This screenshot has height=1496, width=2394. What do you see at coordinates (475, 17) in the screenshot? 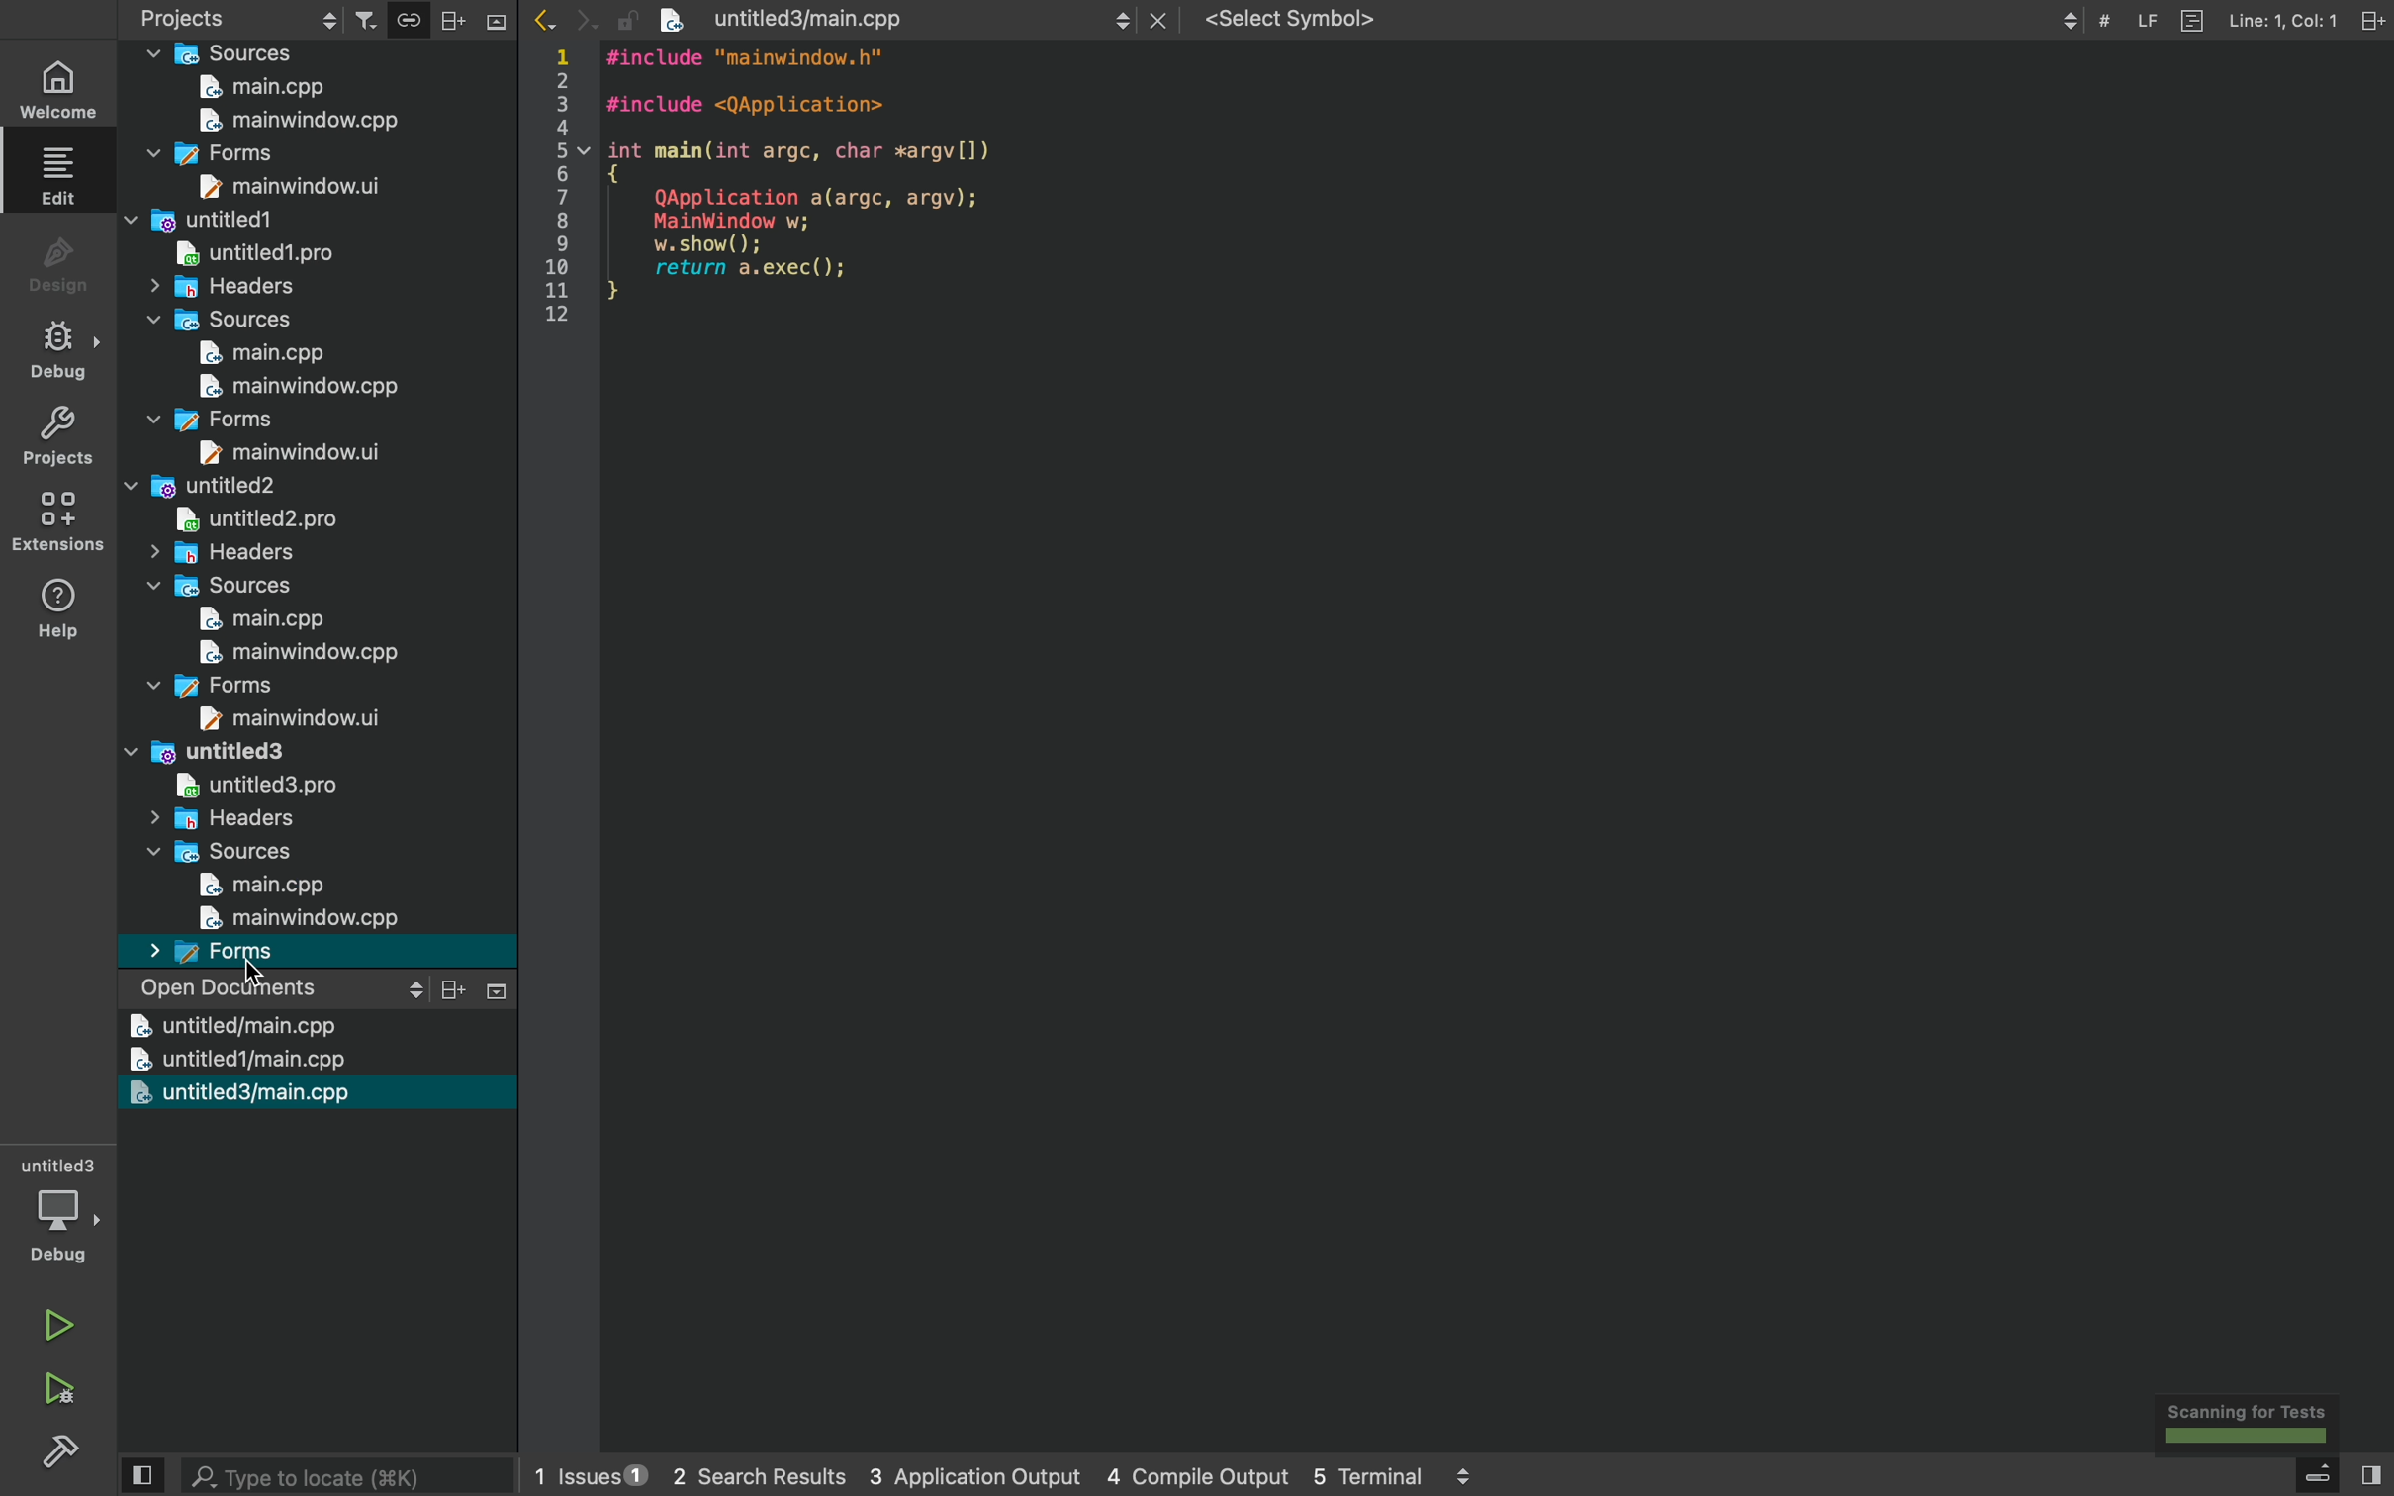
I see `projects` at bounding box center [475, 17].